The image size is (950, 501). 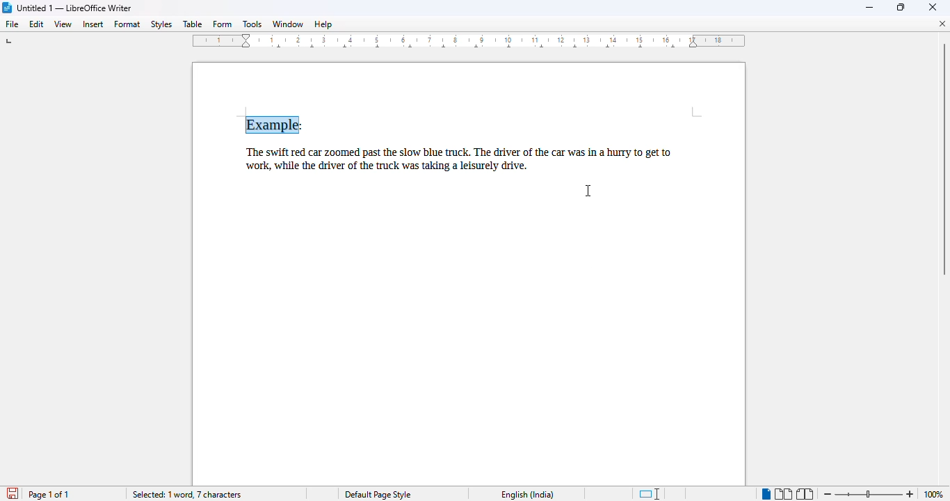 What do you see at coordinates (943, 24) in the screenshot?
I see `close document` at bounding box center [943, 24].